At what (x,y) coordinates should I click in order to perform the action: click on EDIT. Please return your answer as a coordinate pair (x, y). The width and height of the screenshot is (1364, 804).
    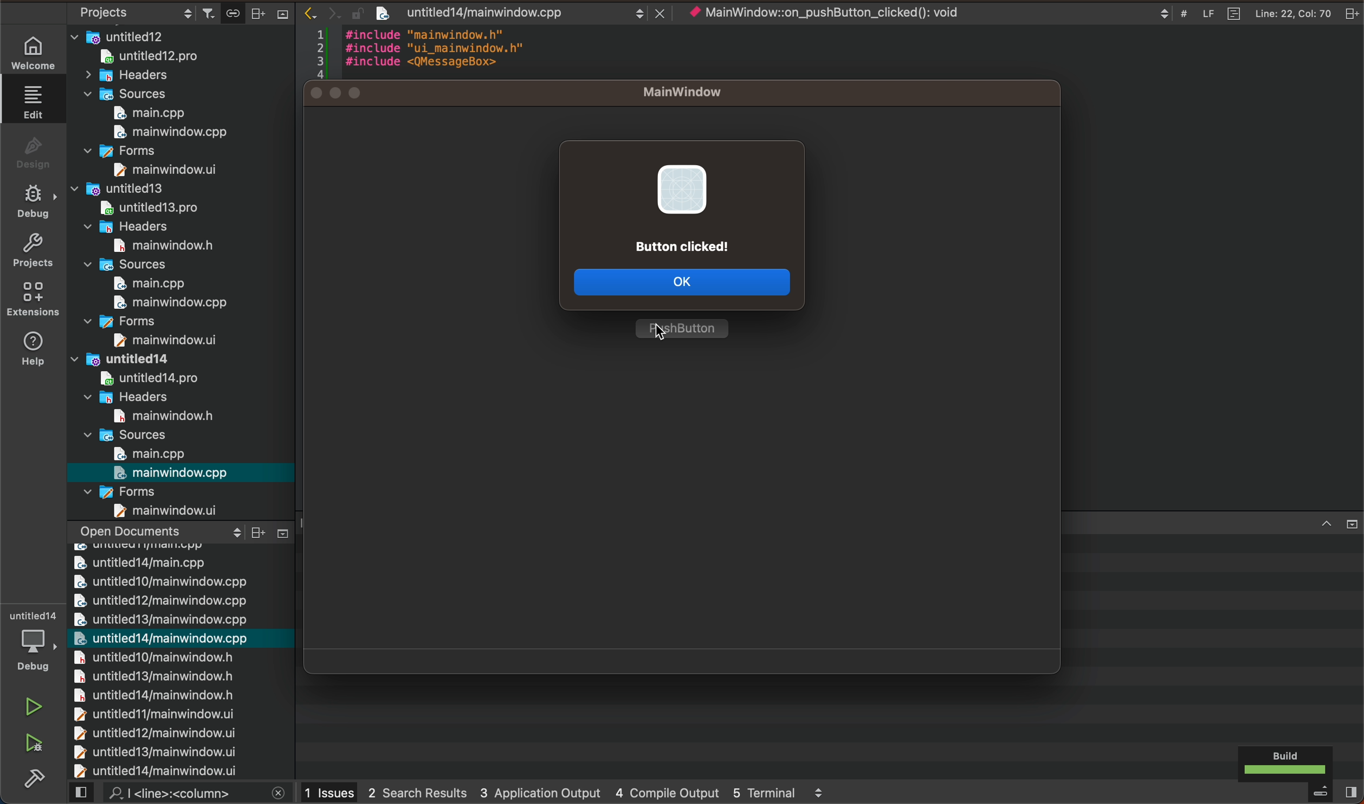
    Looking at the image, I should click on (36, 101).